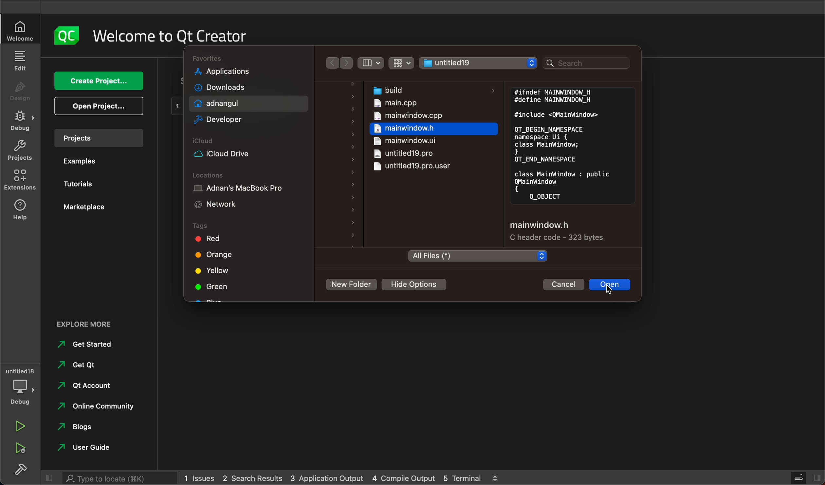  I want to click on blogs, so click(81, 426).